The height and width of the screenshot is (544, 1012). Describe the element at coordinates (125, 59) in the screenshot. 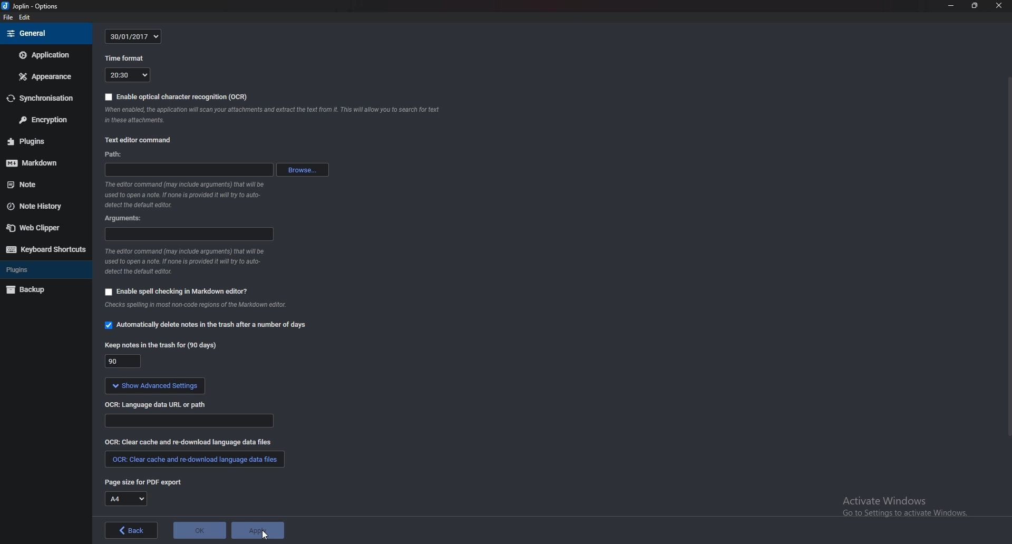

I see `time format` at that location.